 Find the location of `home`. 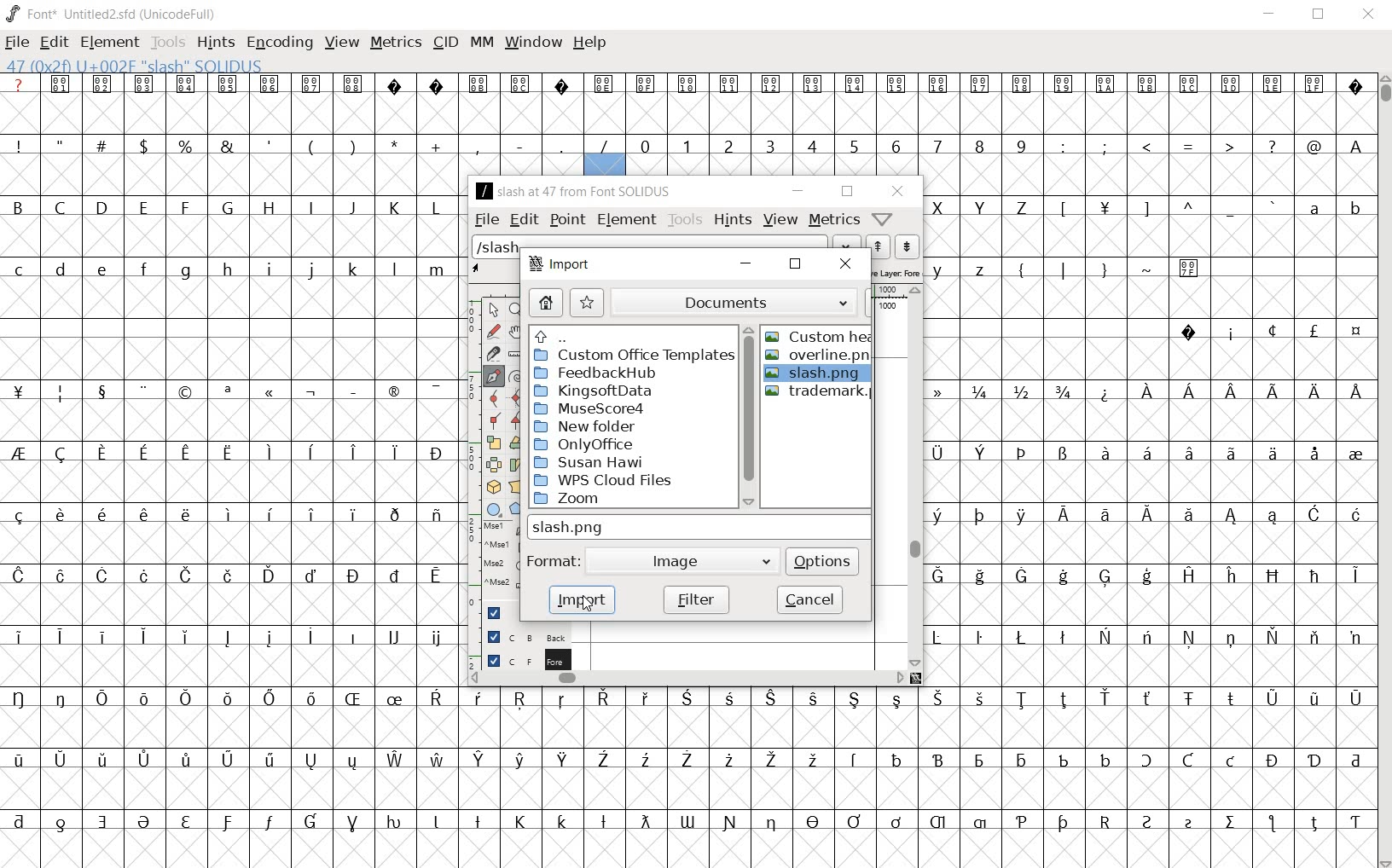

home is located at coordinates (544, 301).